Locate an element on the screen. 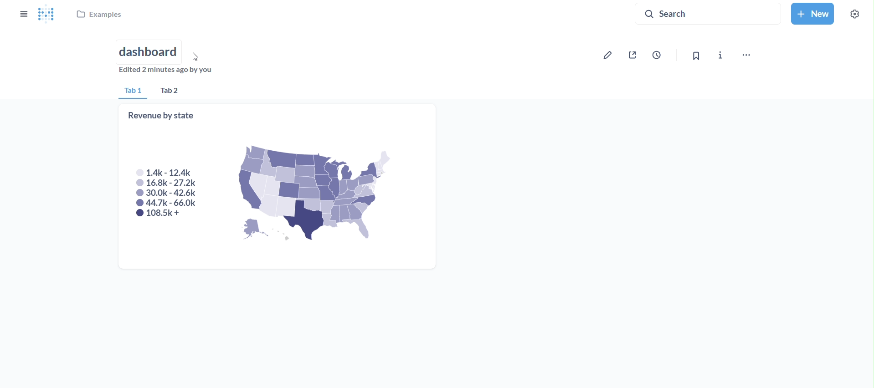  sharing is located at coordinates (635, 55).